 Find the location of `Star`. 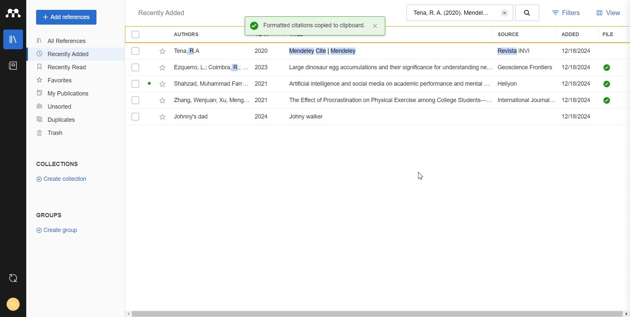

Star is located at coordinates (162, 84).